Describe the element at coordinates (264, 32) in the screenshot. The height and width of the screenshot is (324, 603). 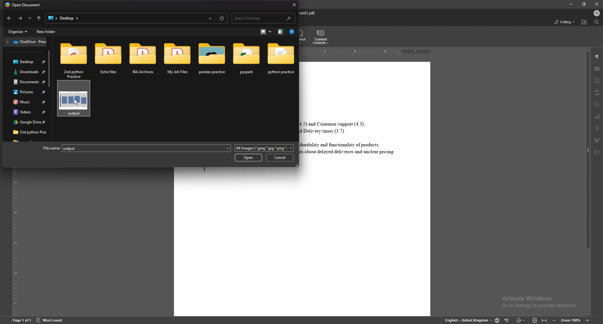
I see `icon size` at that location.